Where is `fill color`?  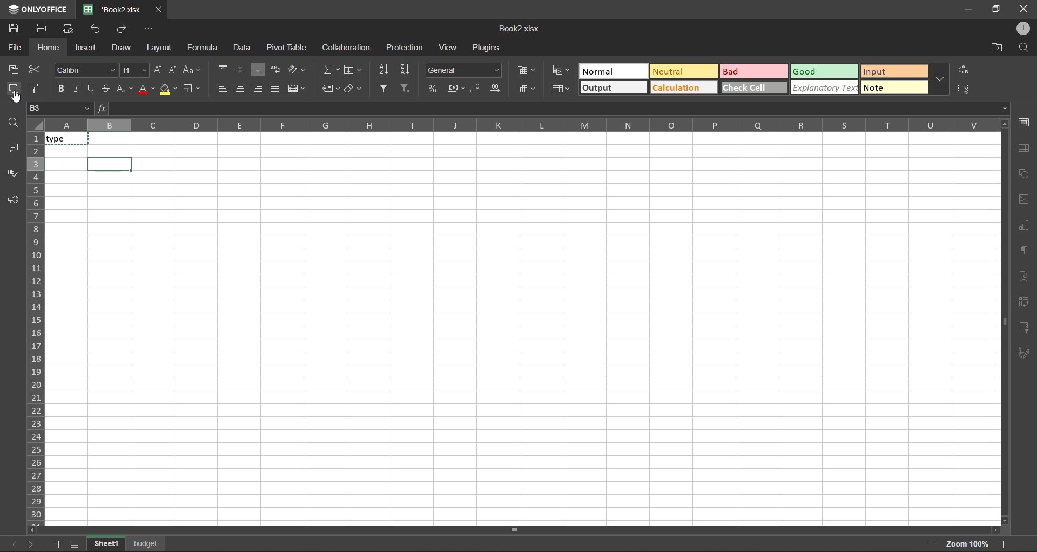
fill color is located at coordinates (169, 89).